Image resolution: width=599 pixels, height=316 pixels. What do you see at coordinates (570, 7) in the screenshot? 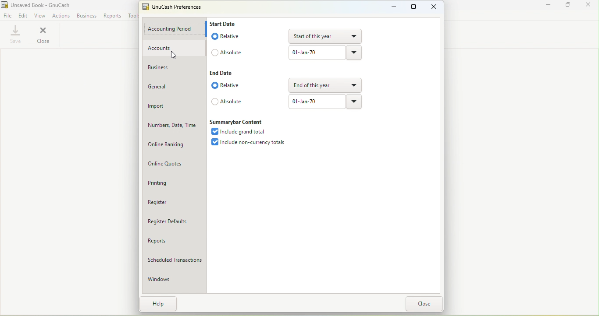
I see `Maximize` at bounding box center [570, 7].